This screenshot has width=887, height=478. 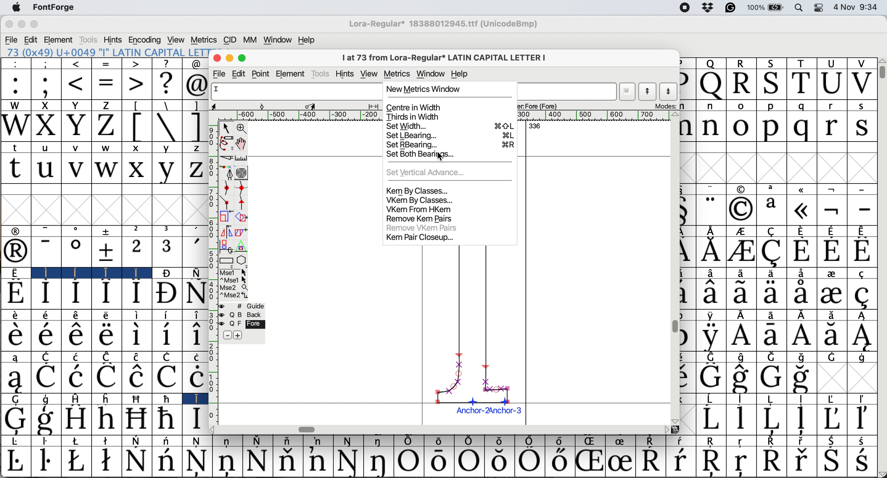 What do you see at coordinates (78, 272) in the screenshot?
I see `Symbol` at bounding box center [78, 272].